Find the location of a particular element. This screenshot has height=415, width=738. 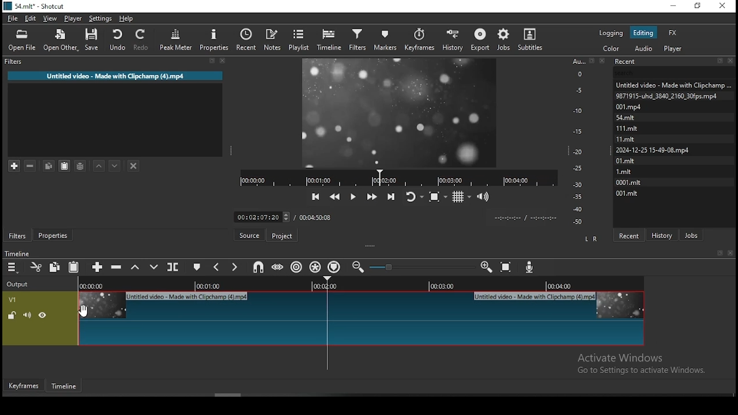

undo is located at coordinates (116, 39).